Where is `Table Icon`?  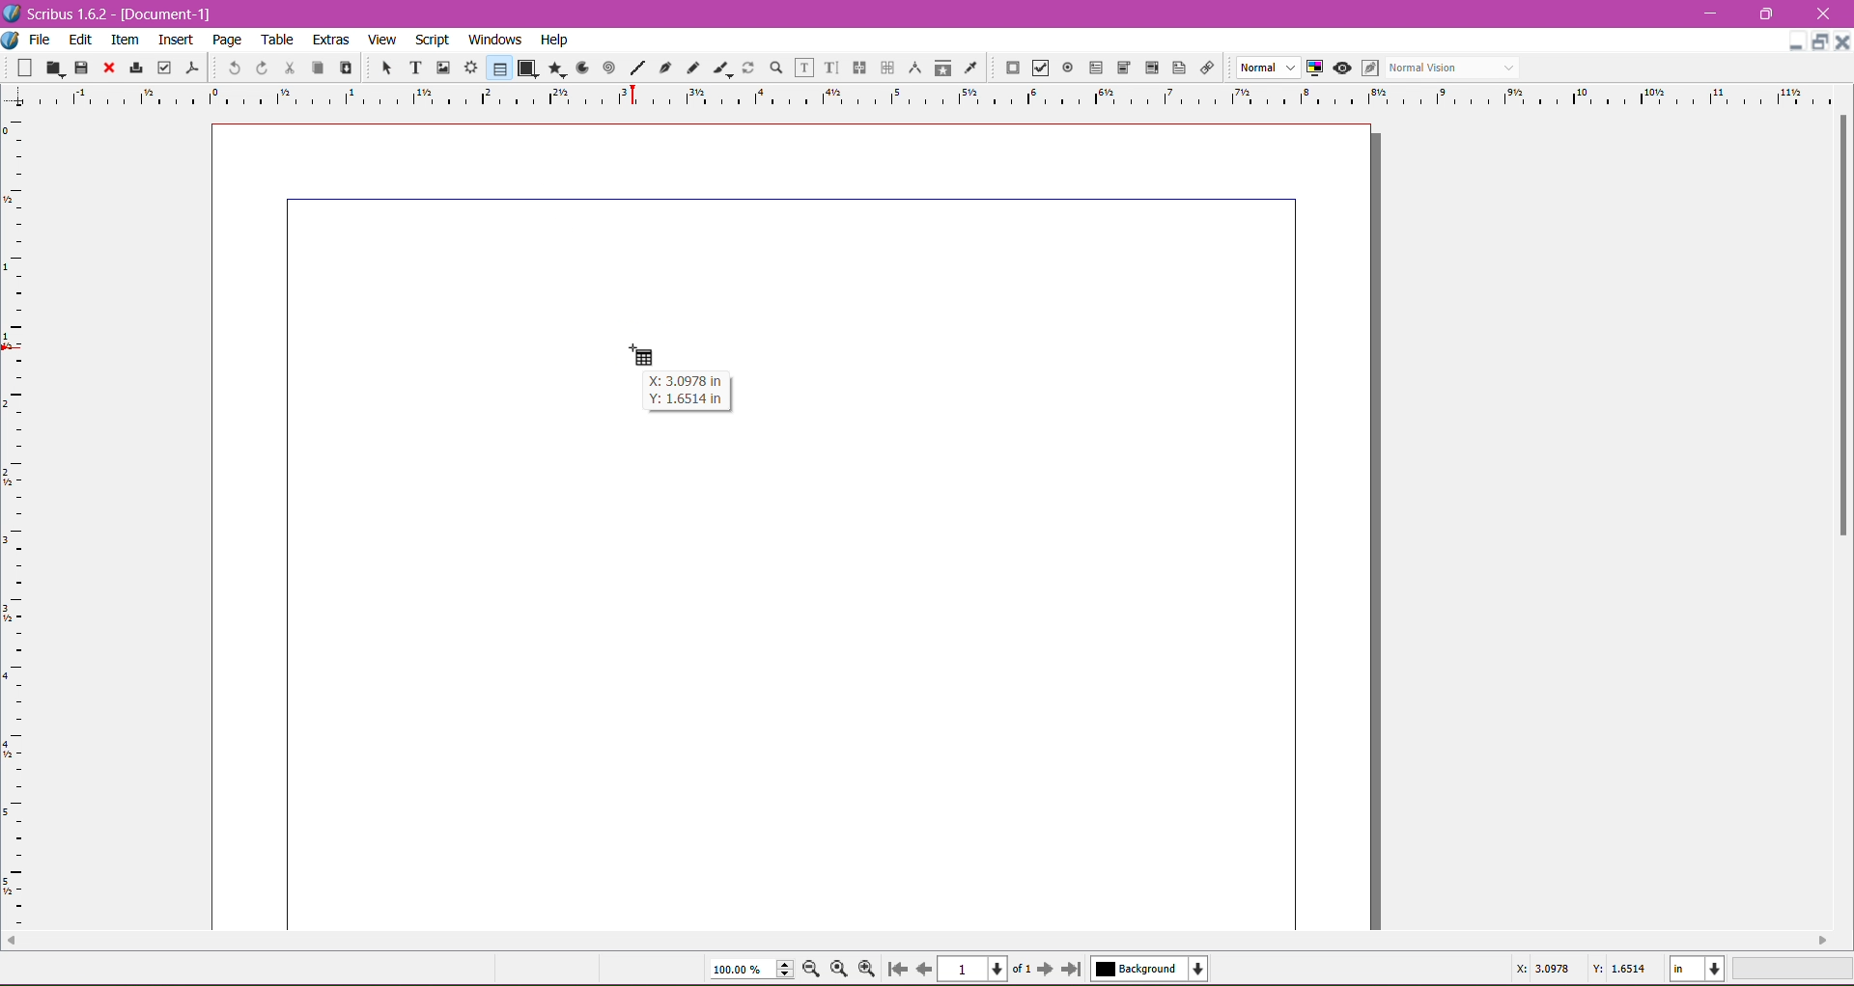 Table Icon is located at coordinates (648, 353).